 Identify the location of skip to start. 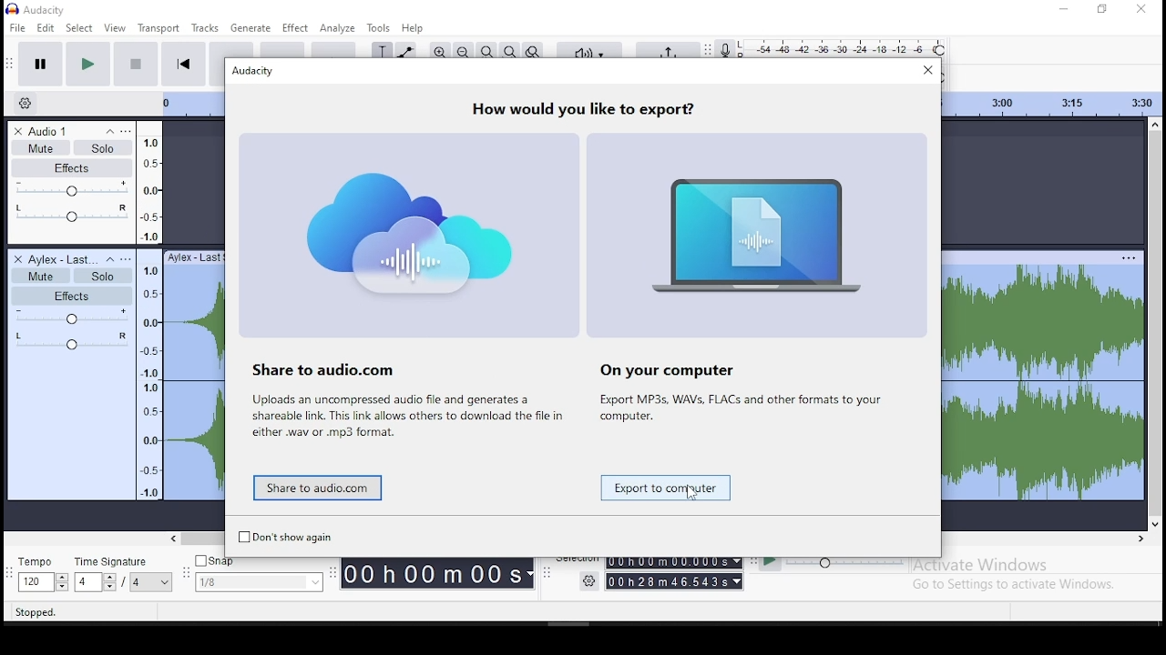
(183, 64).